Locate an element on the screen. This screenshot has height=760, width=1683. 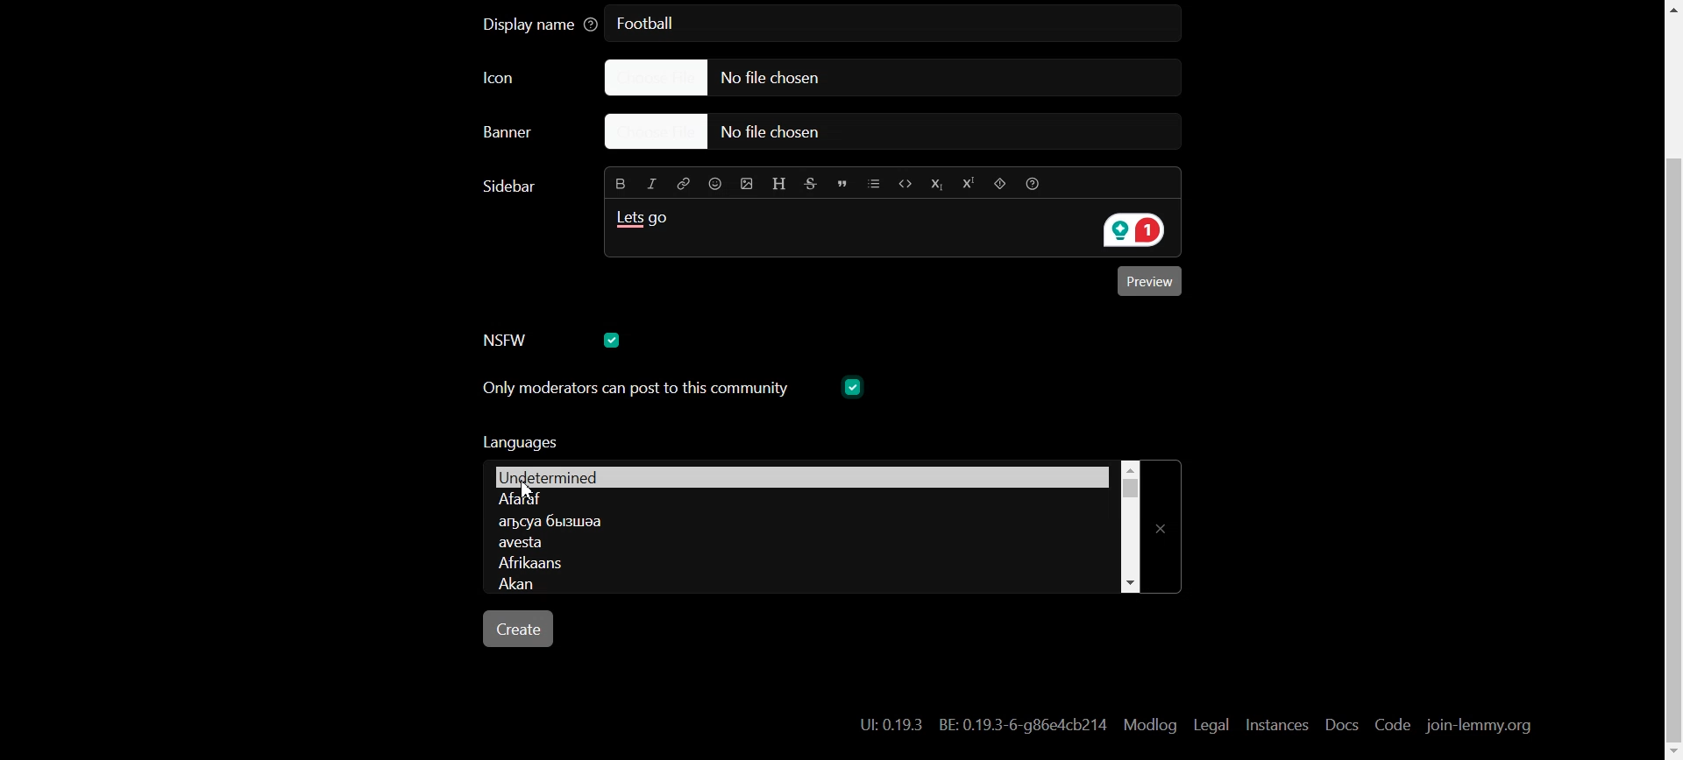
check is located at coordinates (851, 386).